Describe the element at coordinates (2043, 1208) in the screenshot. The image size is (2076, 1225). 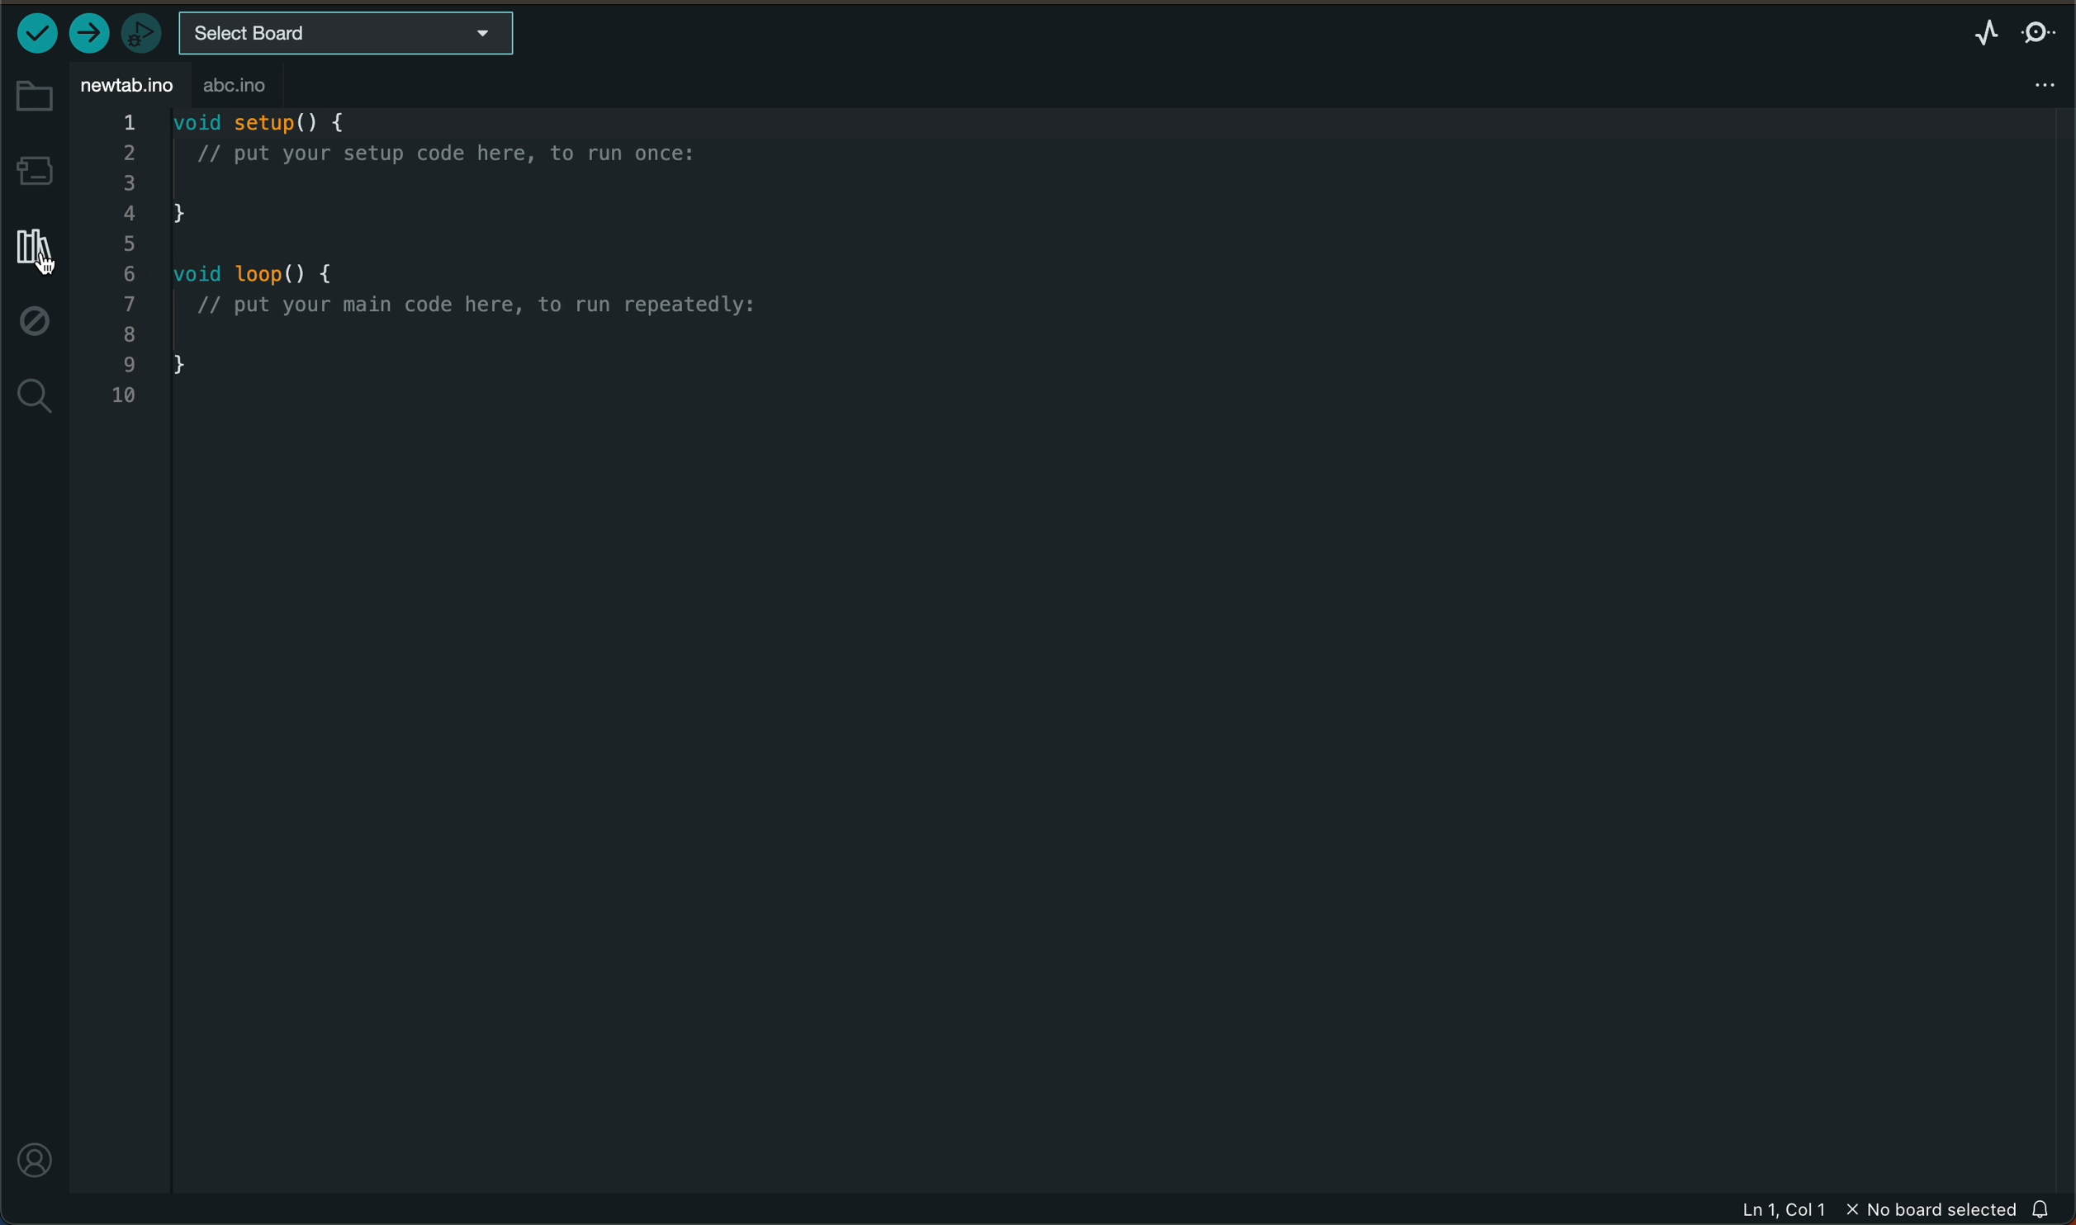
I see `notification` at that location.